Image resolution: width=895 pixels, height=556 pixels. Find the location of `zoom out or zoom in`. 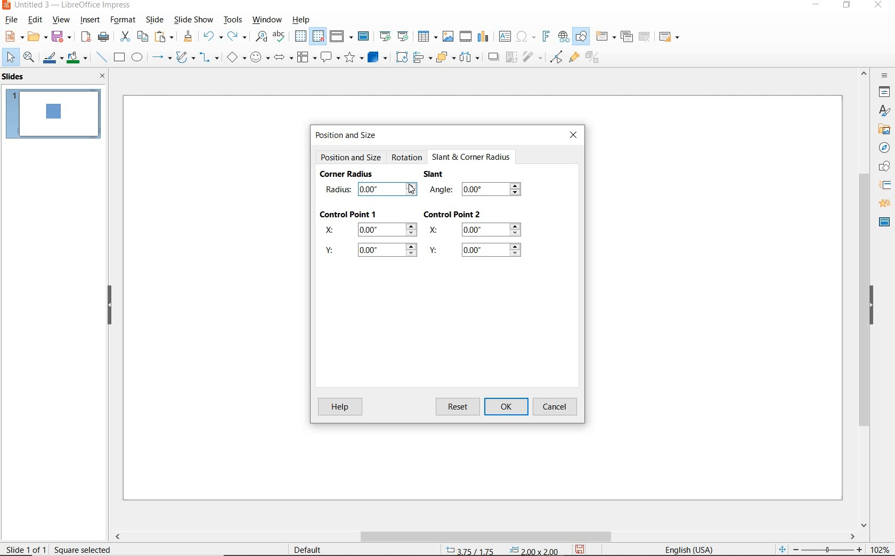

zoom out or zoom in is located at coordinates (821, 549).